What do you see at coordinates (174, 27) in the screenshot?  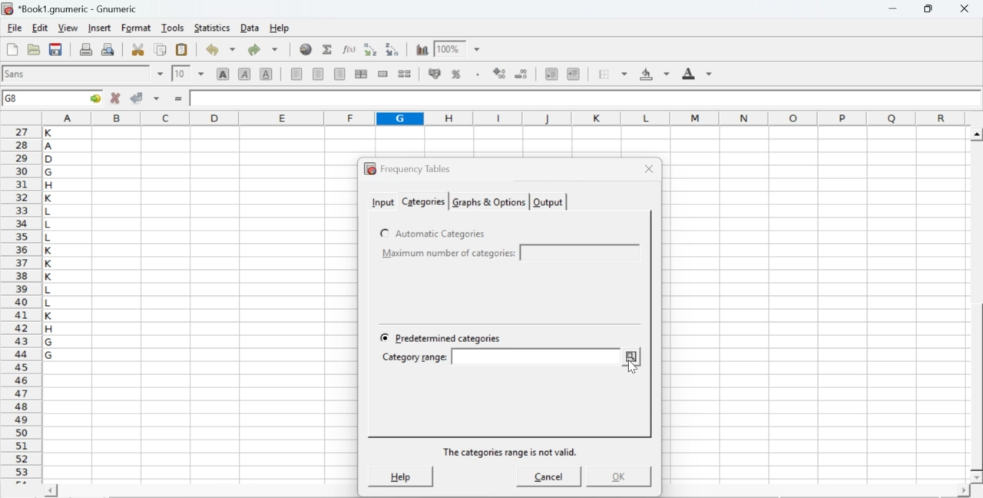 I see `tools` at bounding box center [174, 27].